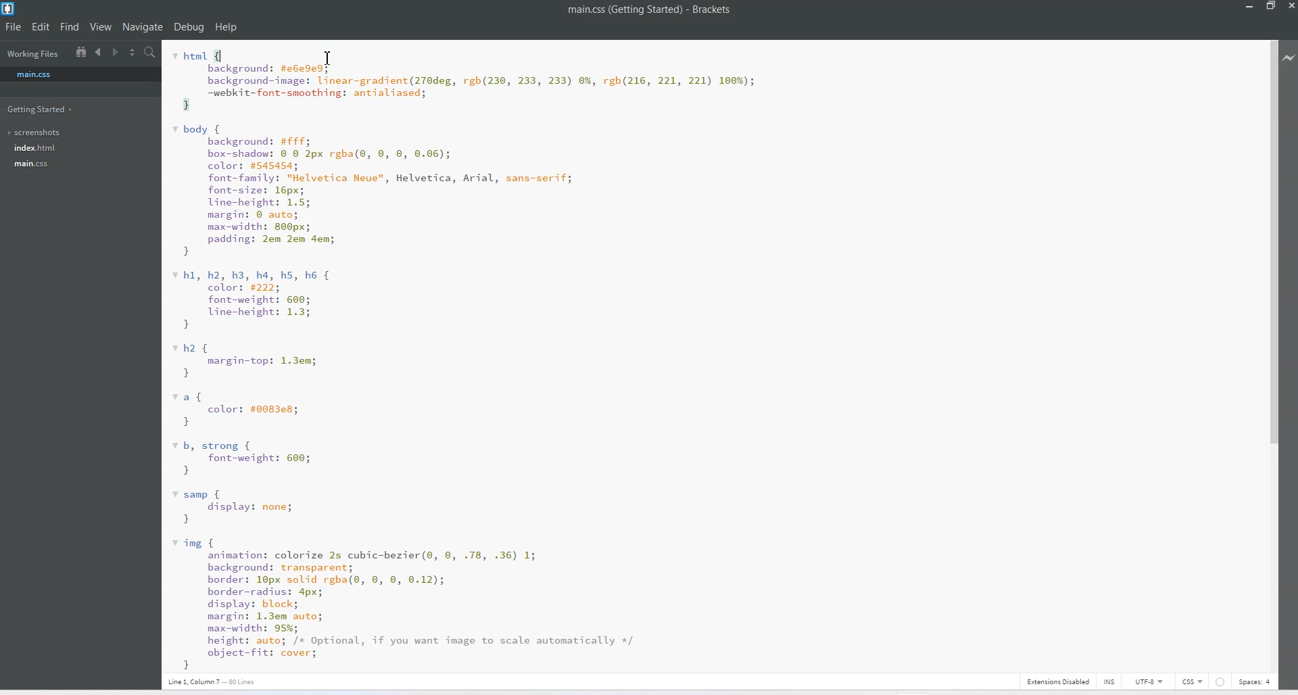 The image size is (1298, 695). Describe the element at coordinates (226, 28) in the screenshot. I see `Help` at that location.